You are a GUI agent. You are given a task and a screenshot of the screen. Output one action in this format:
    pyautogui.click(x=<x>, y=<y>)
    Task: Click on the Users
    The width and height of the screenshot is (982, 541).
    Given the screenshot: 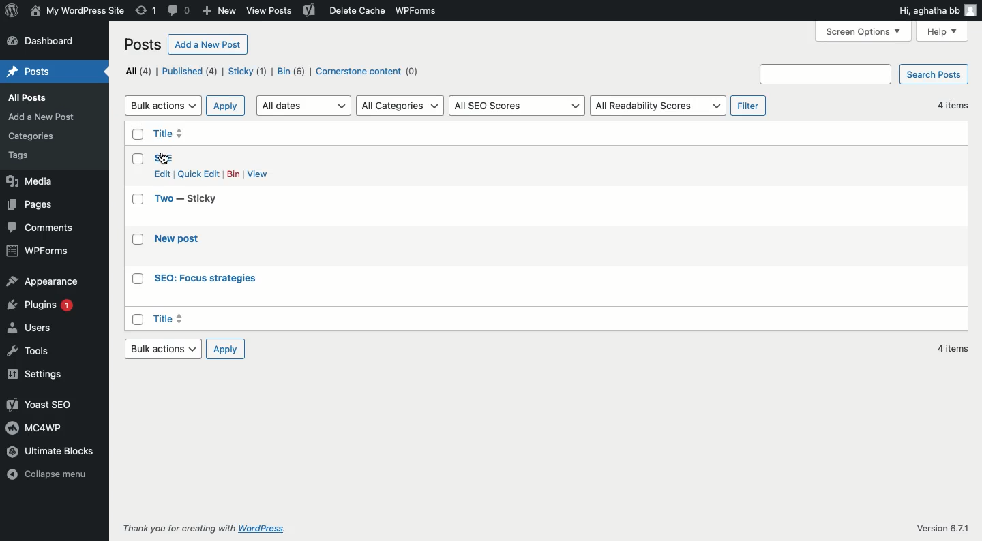 What is the action you would take?
    pyautogui.click(x=35, y=331)
    